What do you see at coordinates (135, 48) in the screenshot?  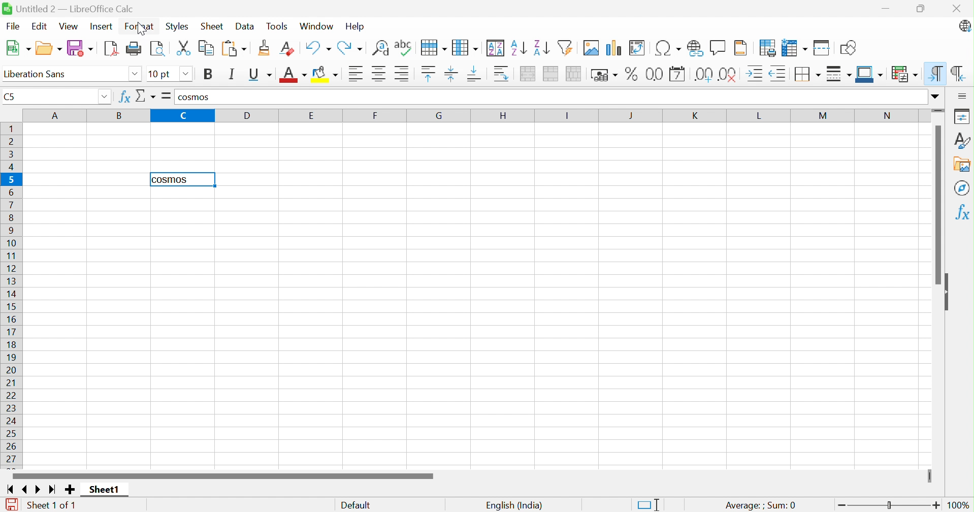 I see `Print` at bounding box center [135, 48].